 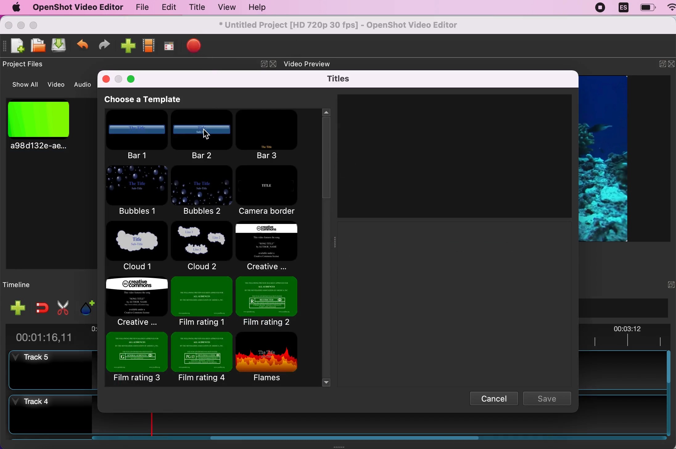 I want to click on battery, so click(x=647, y=7).